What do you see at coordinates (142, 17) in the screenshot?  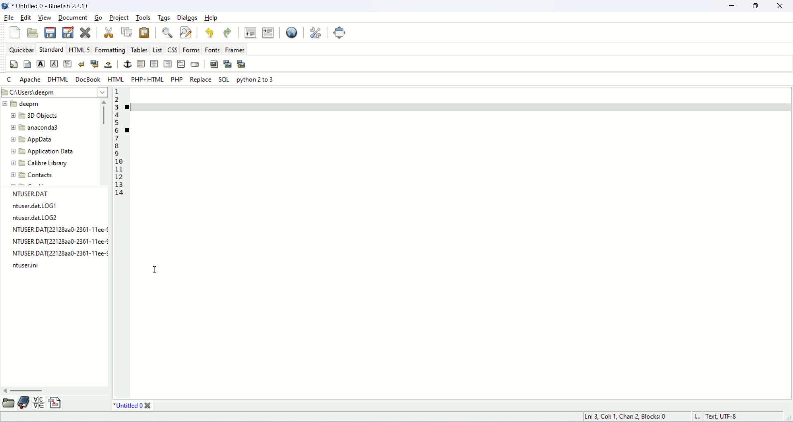 I see `tools` at bounding box center [142, 17].